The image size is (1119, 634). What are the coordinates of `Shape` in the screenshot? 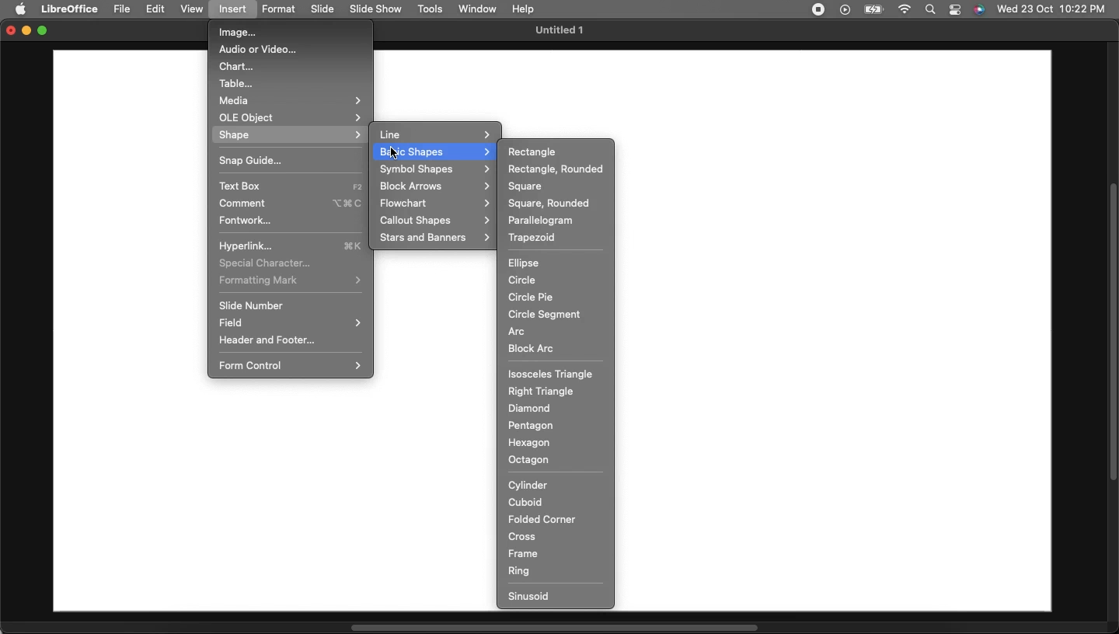 It's located at (291, 134).